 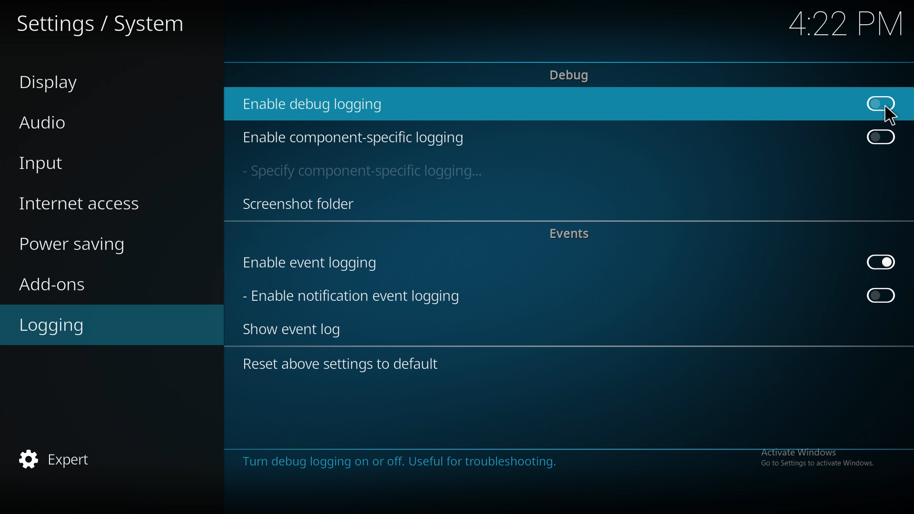 I want to click on cursor, so click(x=889, y=116).